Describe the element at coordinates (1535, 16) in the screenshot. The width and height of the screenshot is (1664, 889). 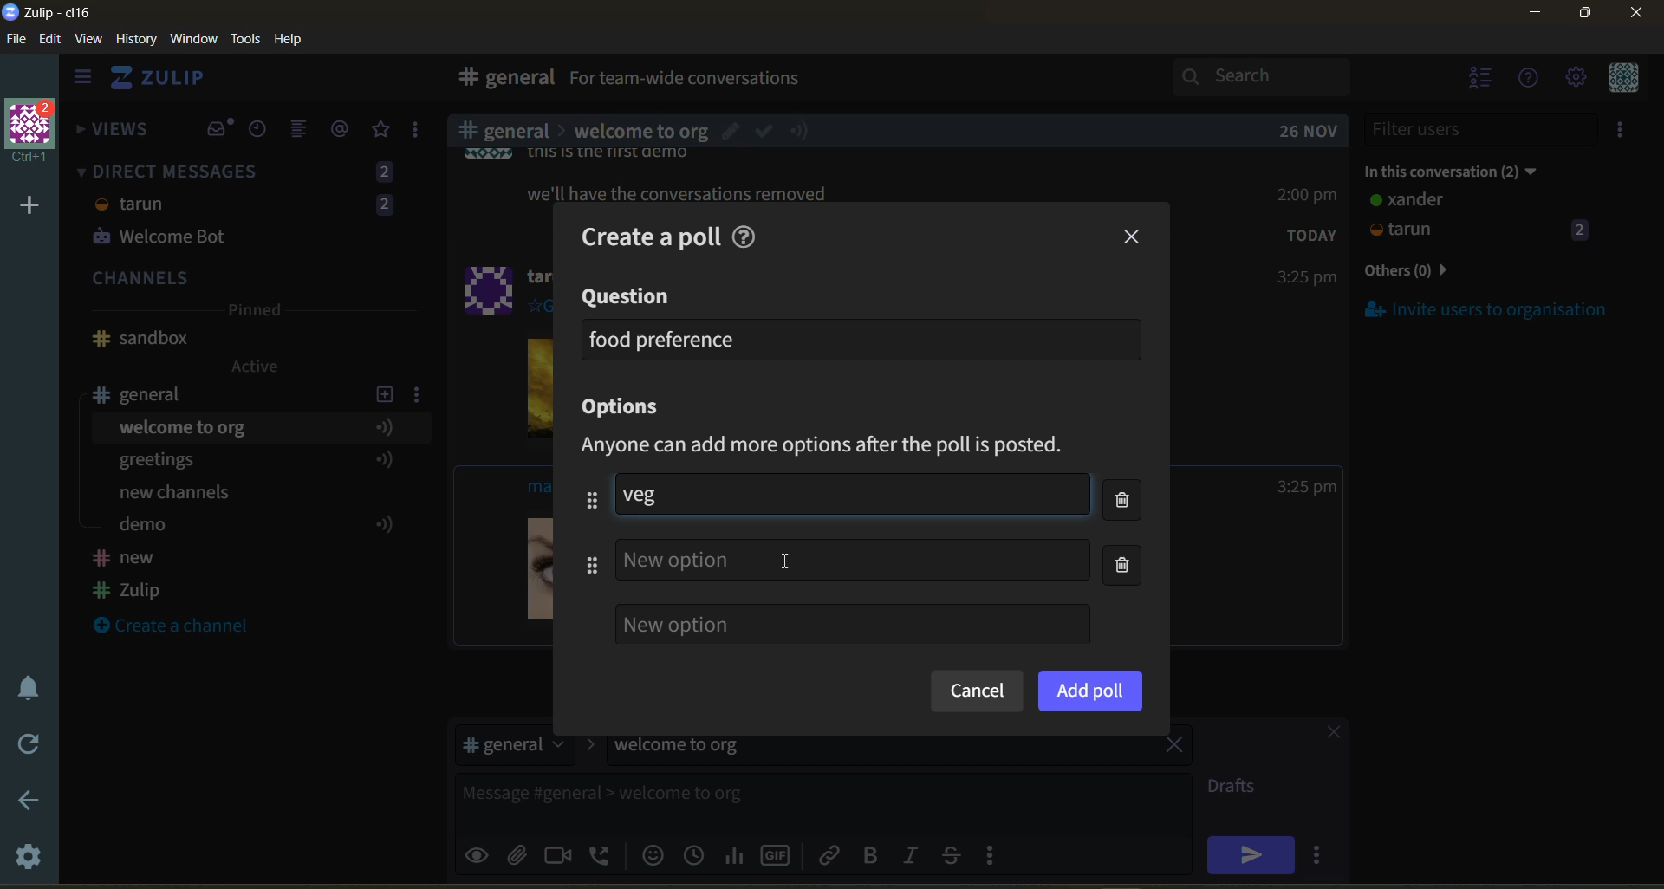
I see `minimize` at that location.